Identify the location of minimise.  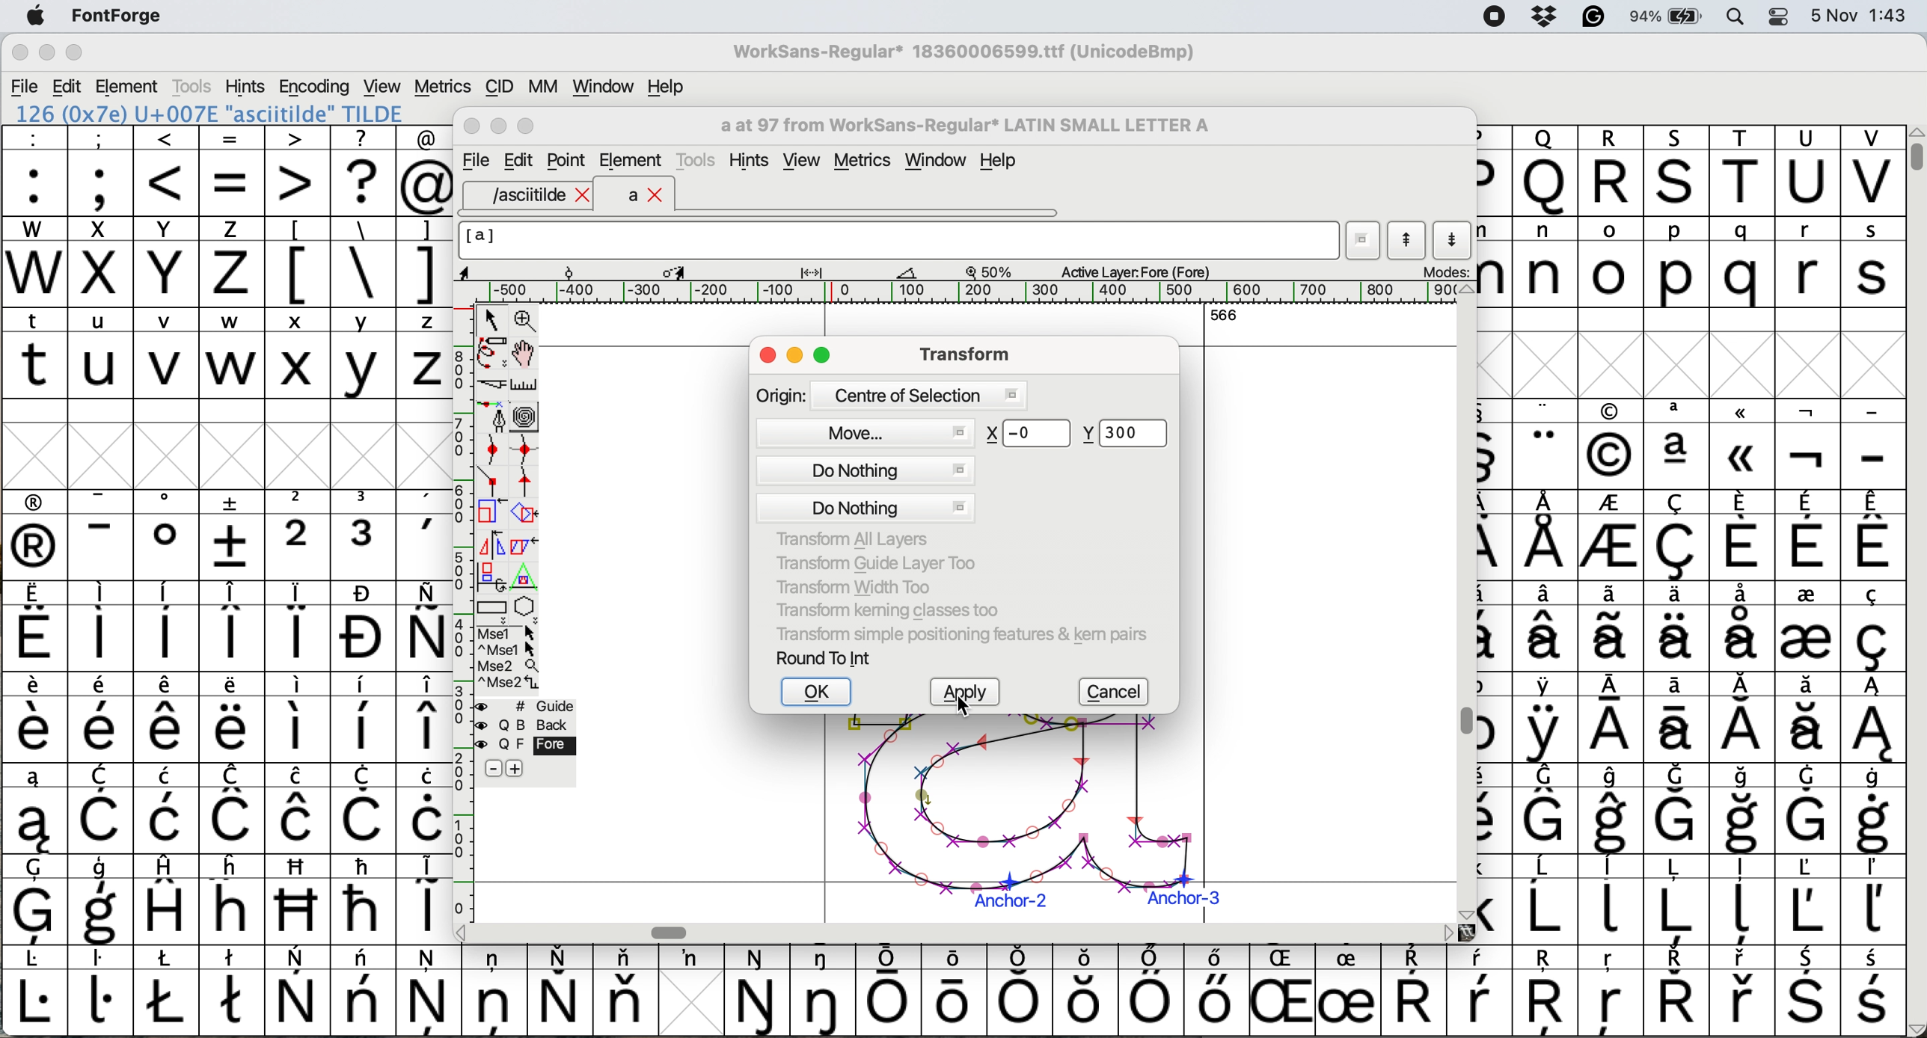
(797, 357).